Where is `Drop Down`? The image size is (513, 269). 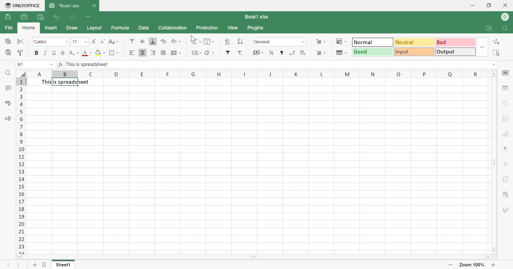 Drop Down is located at coordinates (201, 53).